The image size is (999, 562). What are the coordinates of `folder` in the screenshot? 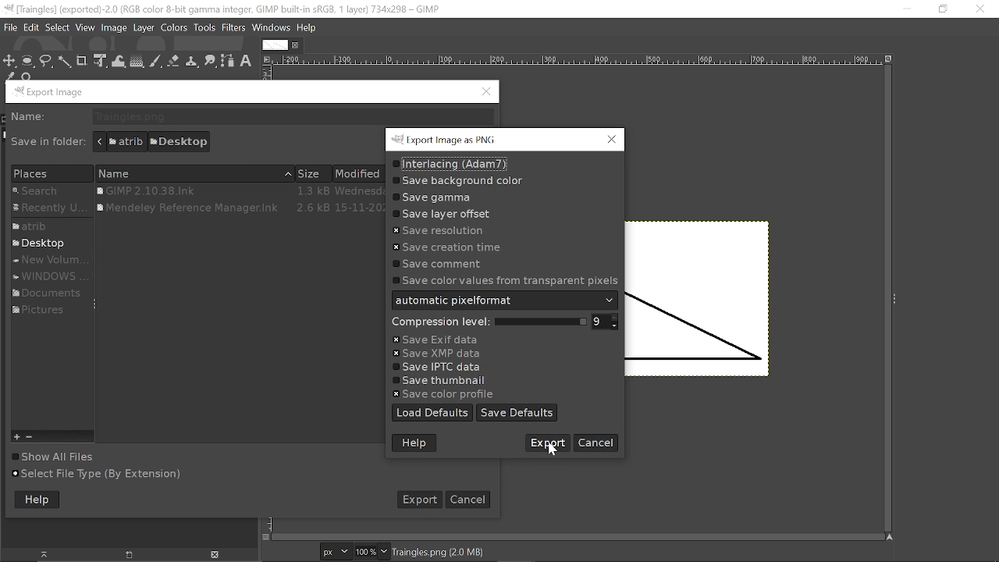 It's located at (45, 244).